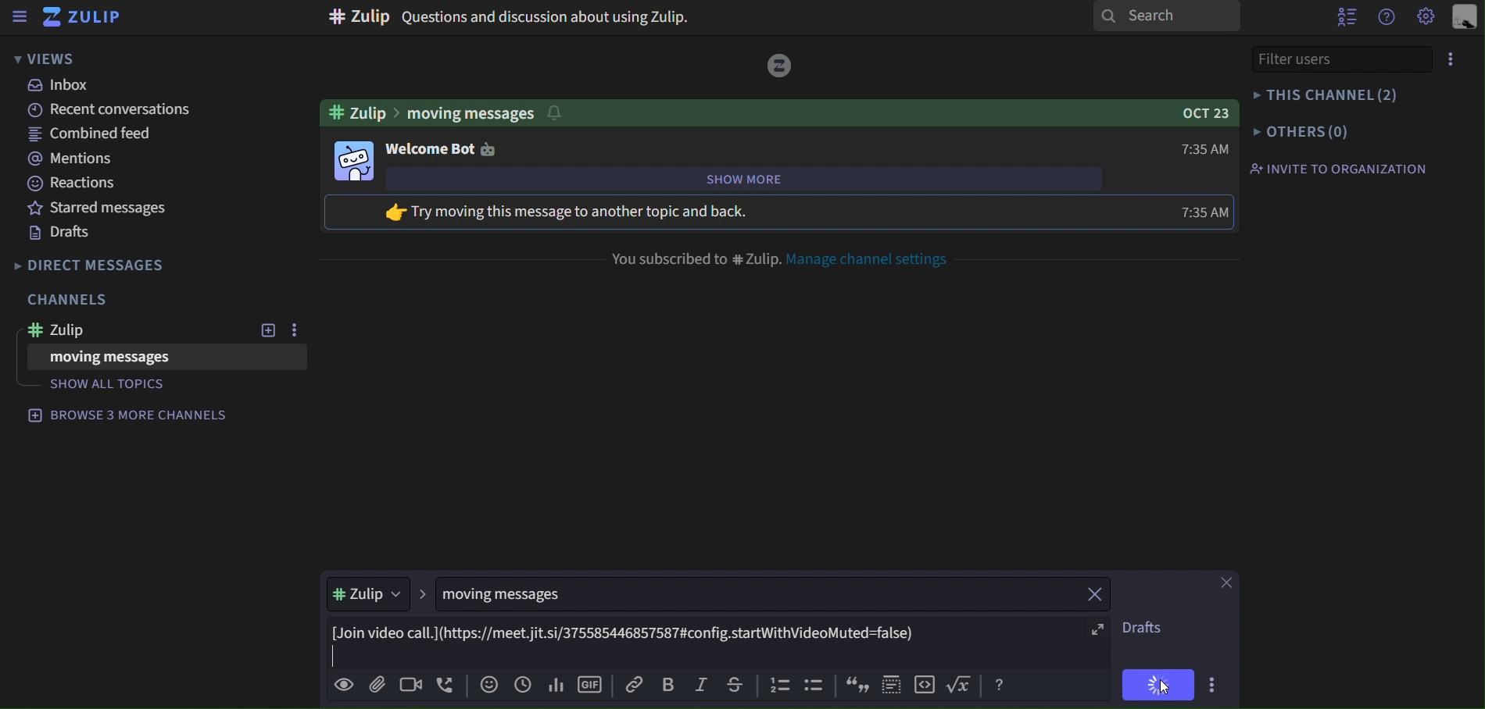  What do you see at coordinates (267, 332) in the screenshot?
I see `add` at bounding box center [267, 332].